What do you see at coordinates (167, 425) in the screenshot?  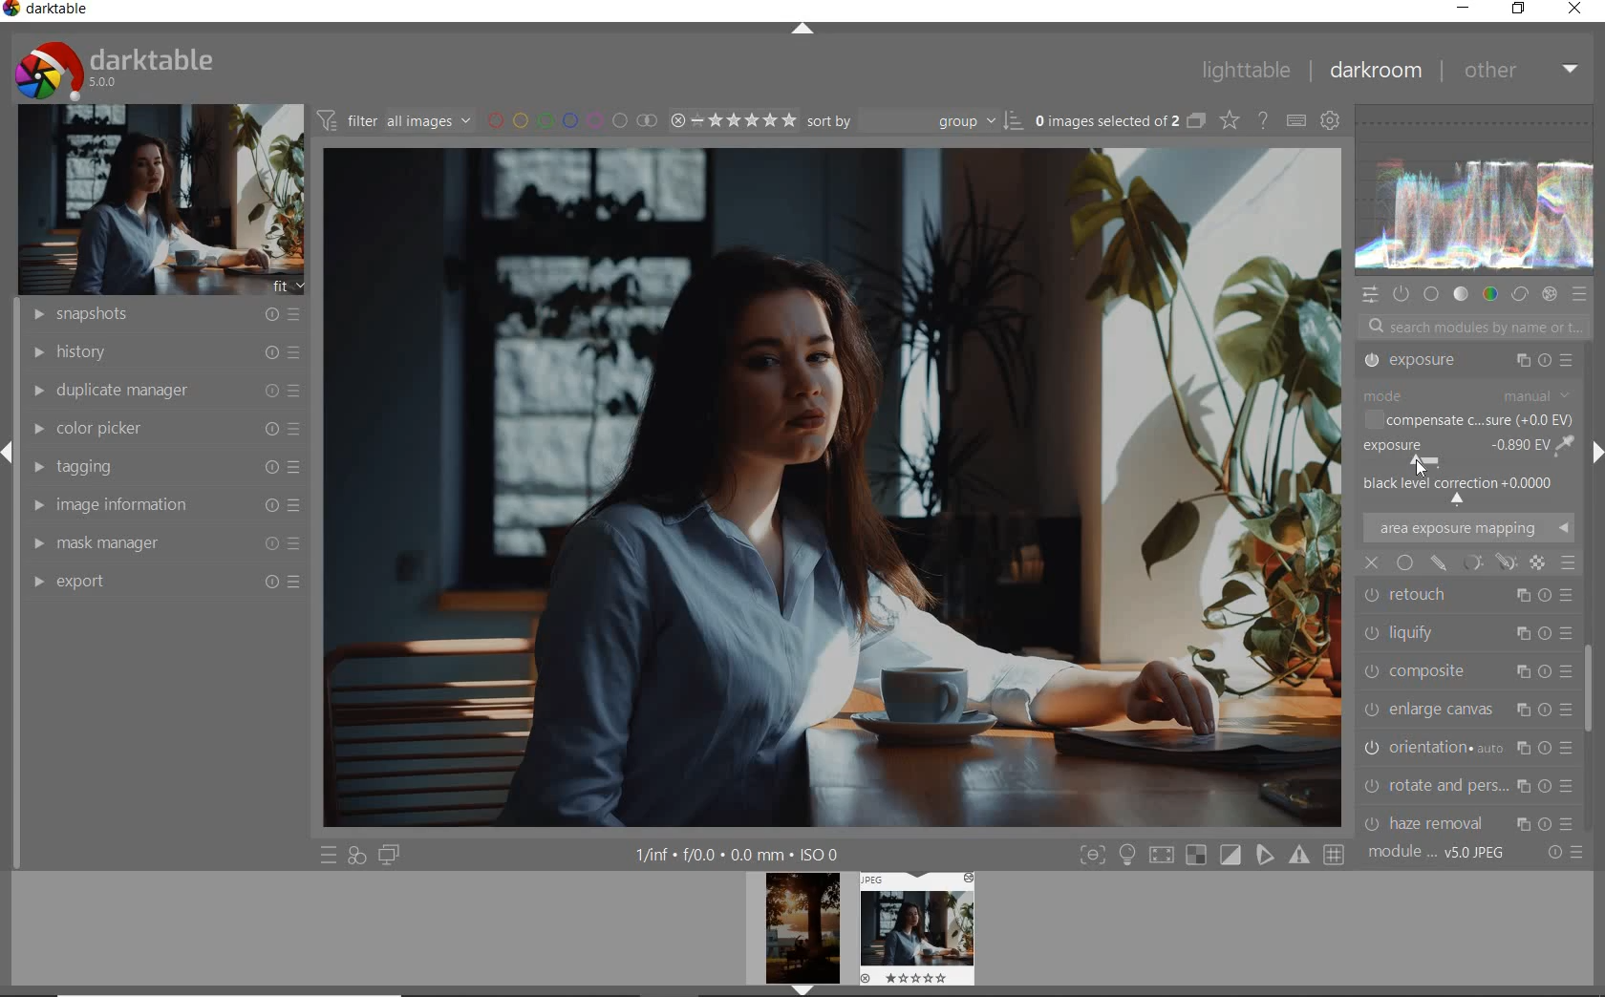 I see `COLOR PICKER` at bounding box center [167, 425].